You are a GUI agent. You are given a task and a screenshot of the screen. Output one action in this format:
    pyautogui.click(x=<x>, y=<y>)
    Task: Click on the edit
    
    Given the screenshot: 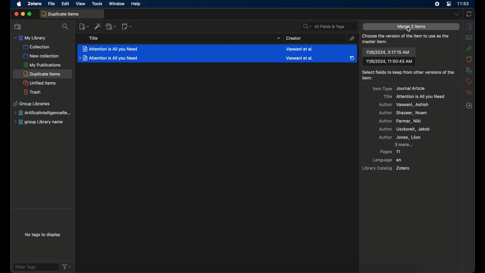 What is the action you would take?
    pyautogui.click(x=66, y=4)
    